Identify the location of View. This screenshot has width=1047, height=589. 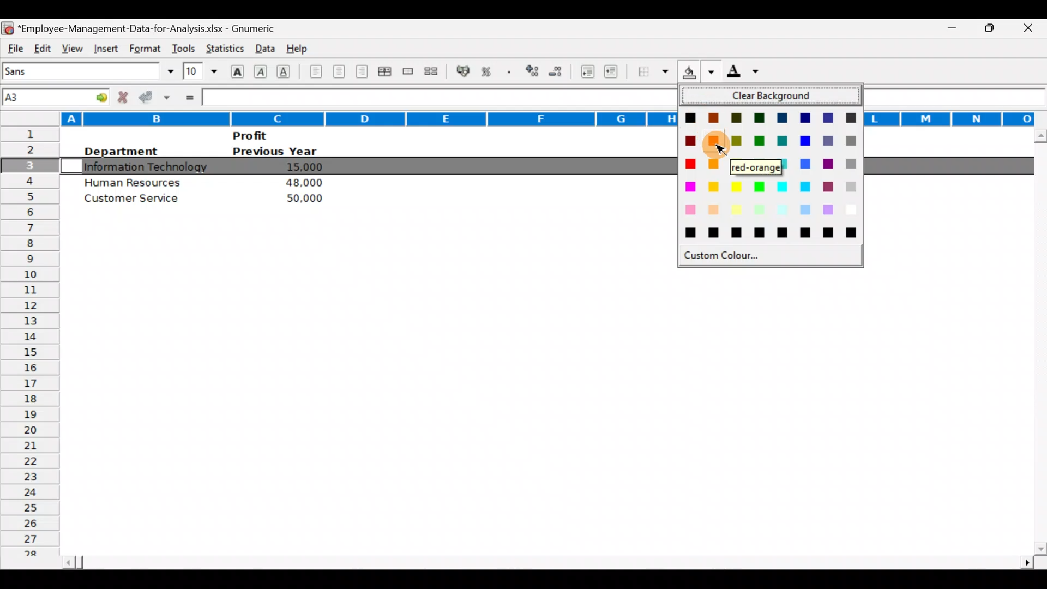
(70, 47).